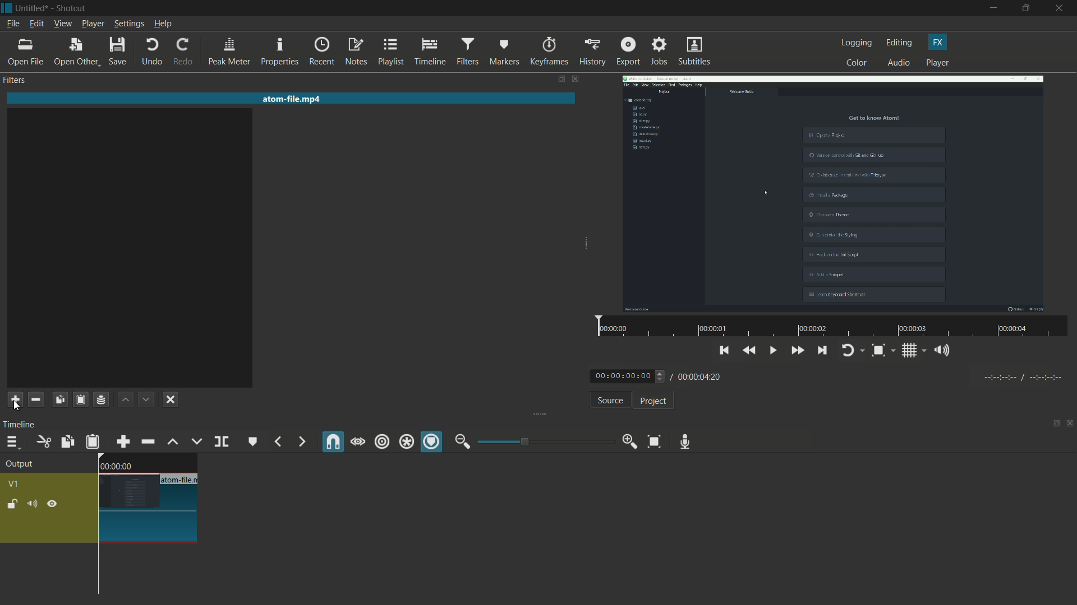 The height and width of the screenshot is (605, 1077). I want to click on recent, so click(323, 51).